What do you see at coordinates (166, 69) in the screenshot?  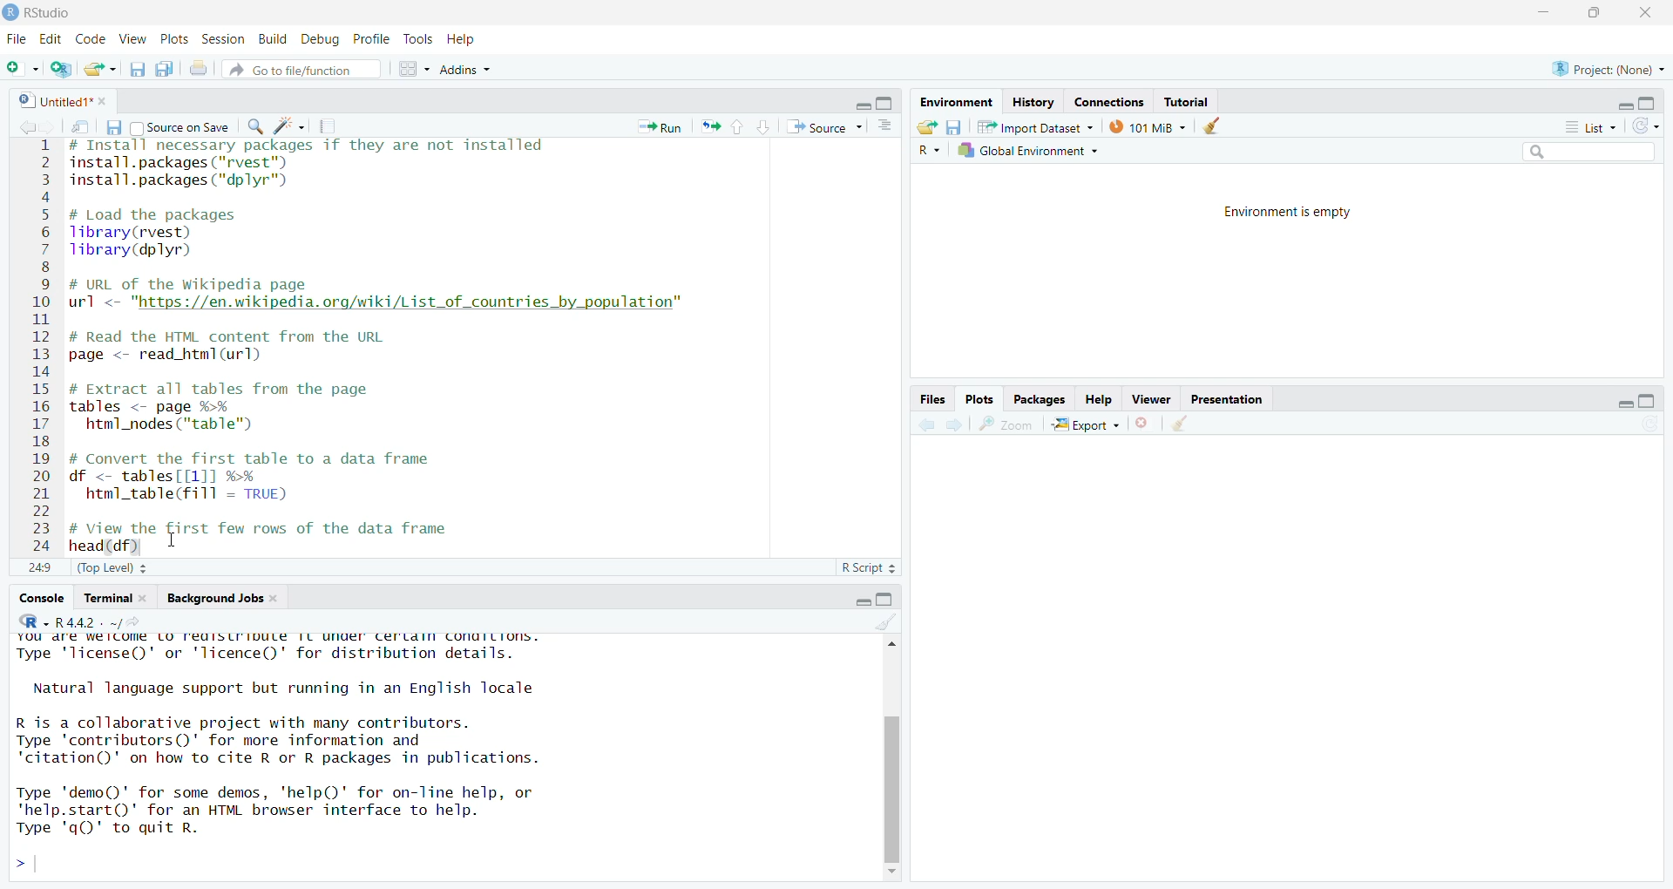 I see `save all` at bounding box center [166, 69].